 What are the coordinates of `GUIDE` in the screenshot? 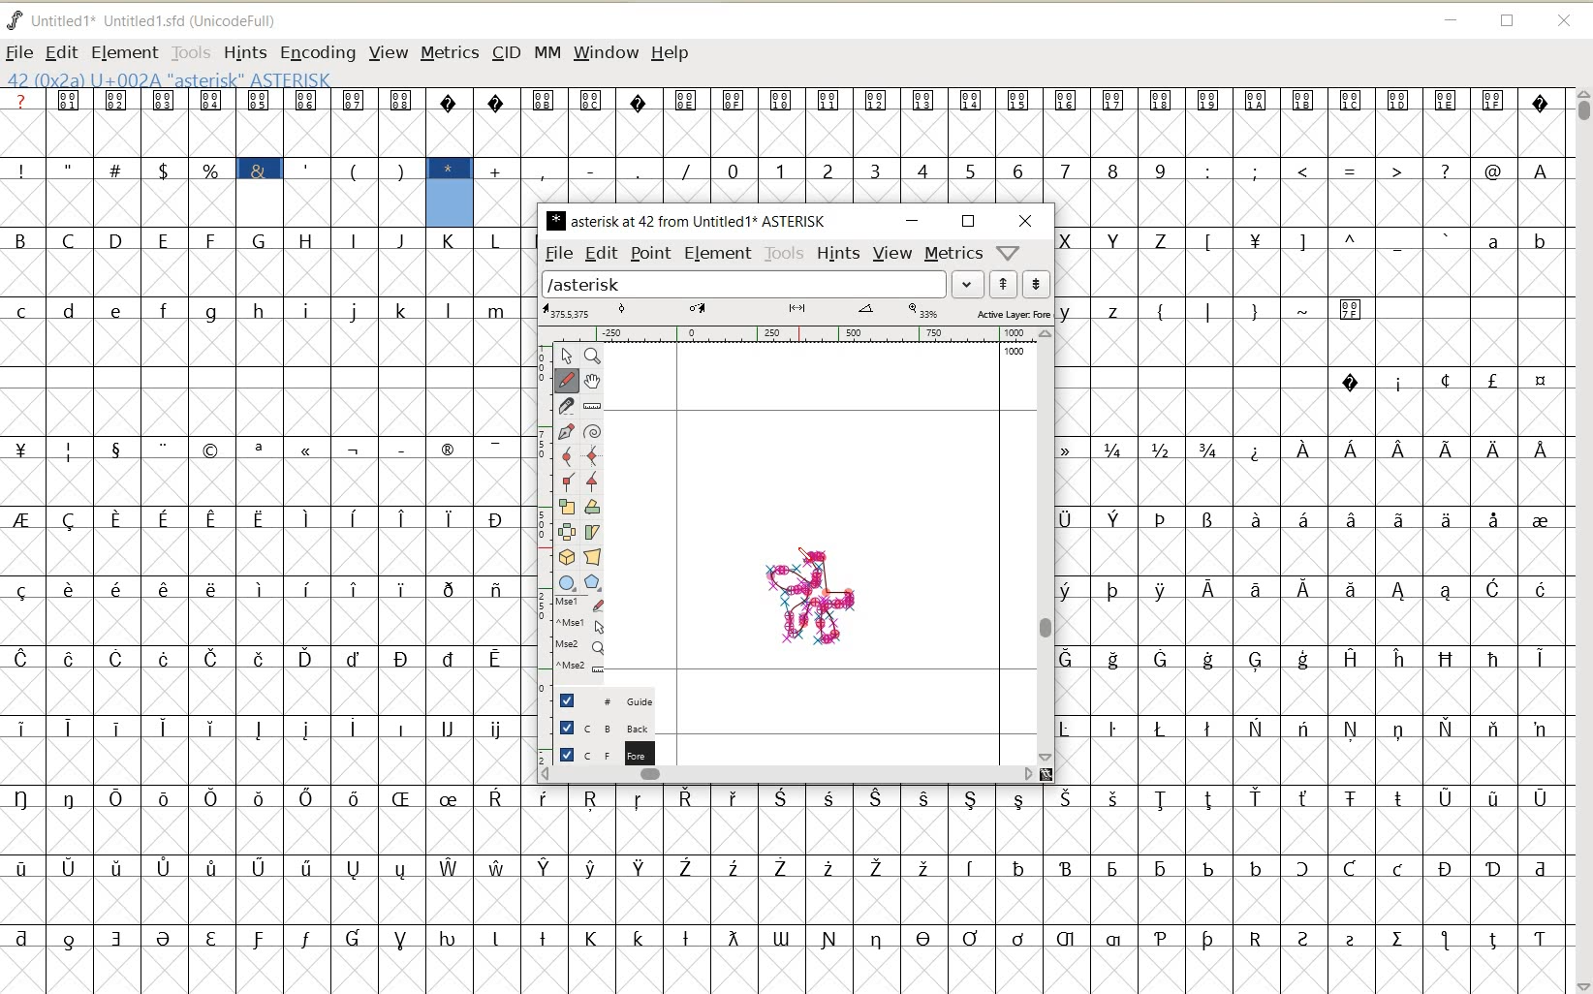 It's located at (599, 698).